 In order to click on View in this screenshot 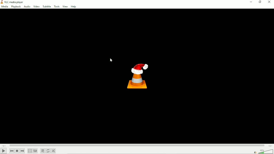, I will do `click(65, 7)`.